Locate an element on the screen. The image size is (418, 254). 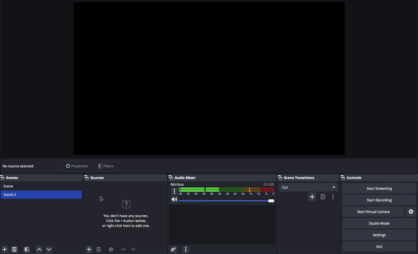
display field is located at coordinates (225, 165).